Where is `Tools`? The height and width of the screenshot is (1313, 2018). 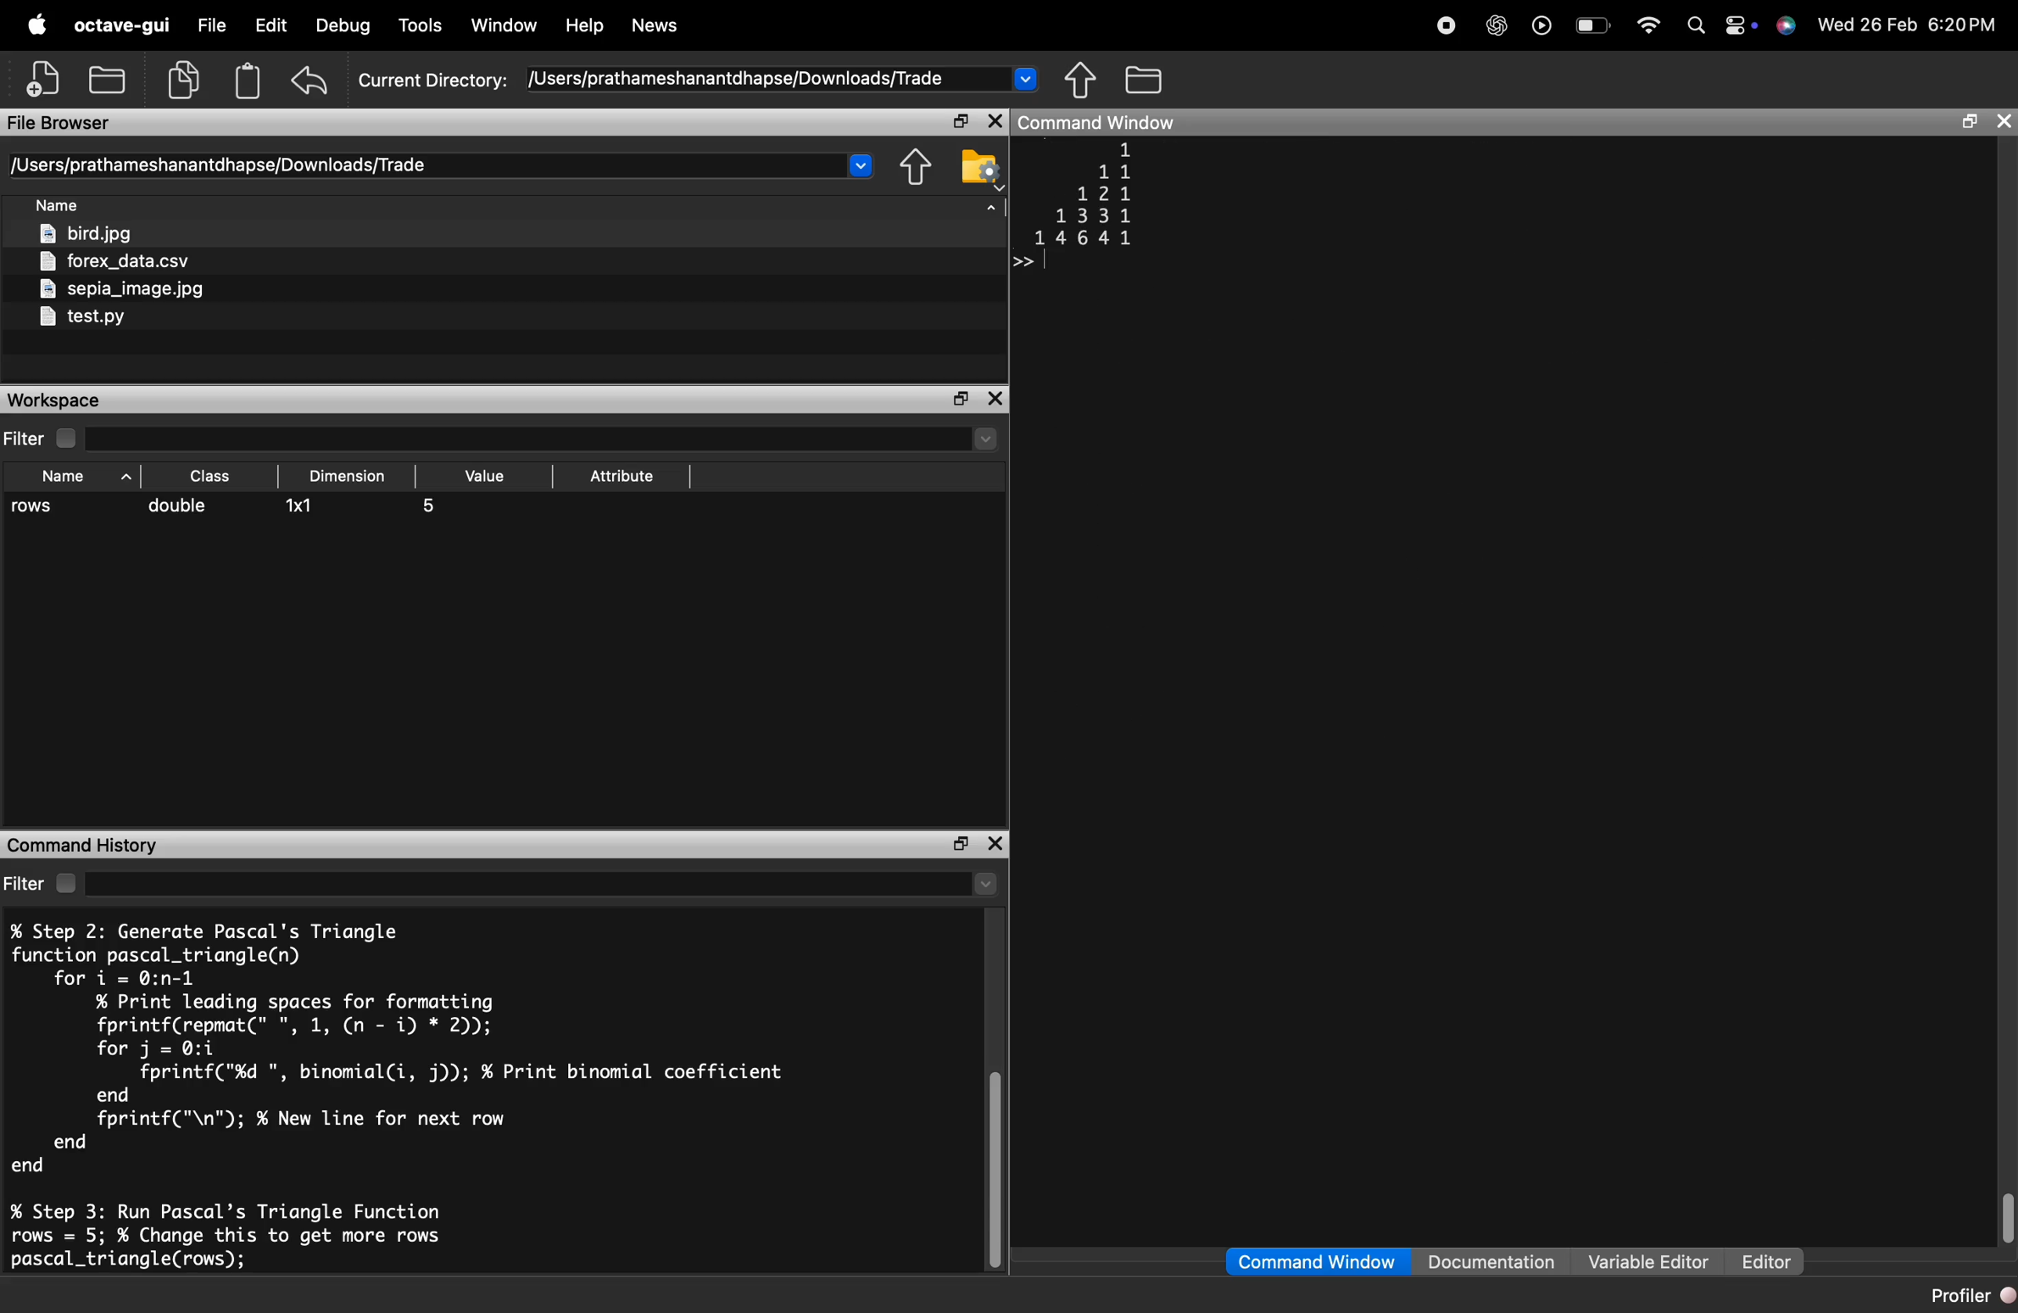
Tools is located at coordinates (424, 24).